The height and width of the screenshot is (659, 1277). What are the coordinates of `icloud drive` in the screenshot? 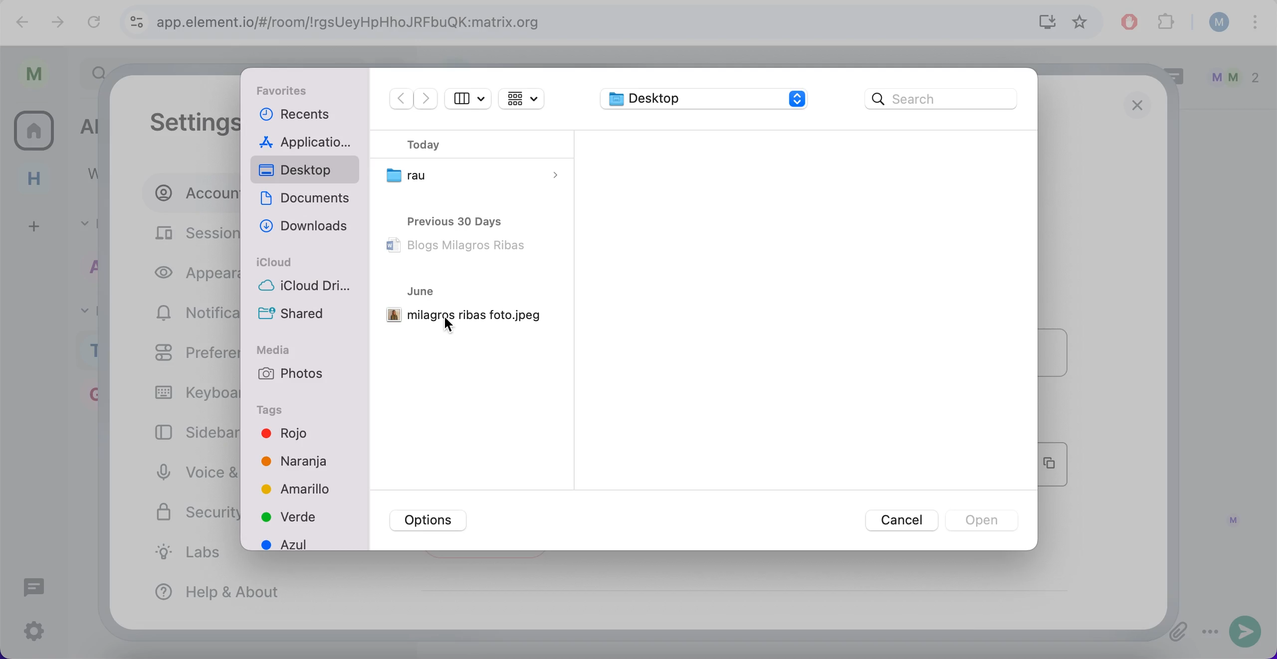 It's located at (308, 286).